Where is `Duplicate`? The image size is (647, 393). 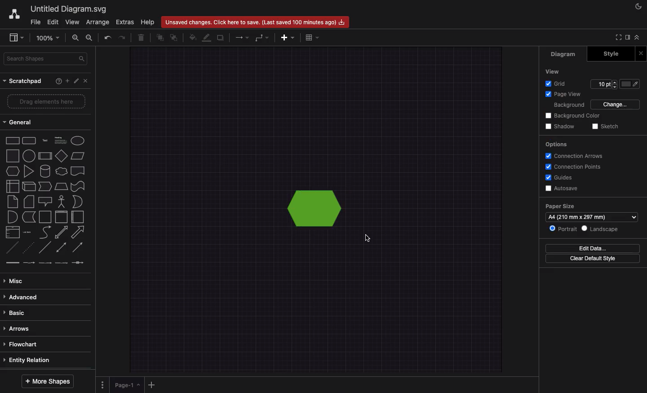 Duplicate is located at coordinates (222, 38).